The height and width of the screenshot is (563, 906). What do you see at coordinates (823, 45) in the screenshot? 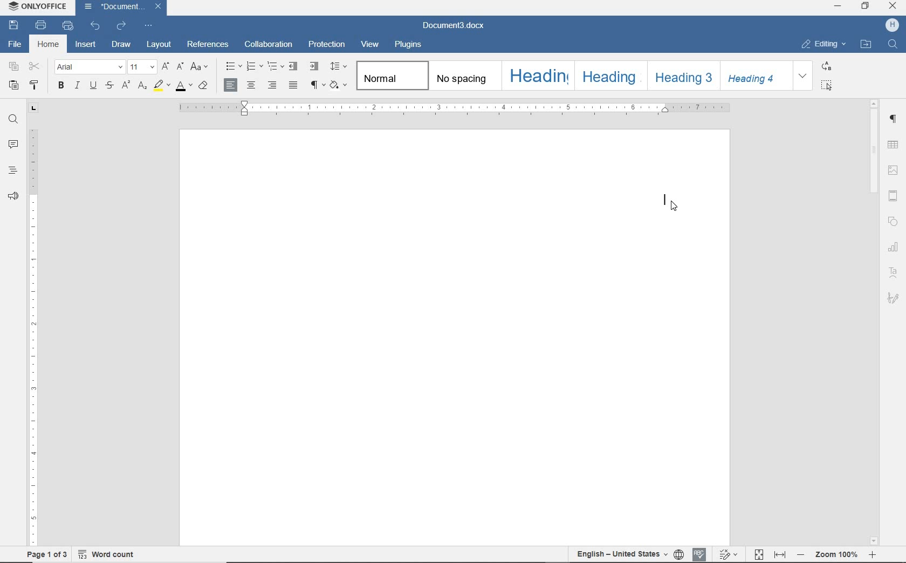
I see `EDITING` at bounding box center [823, 45].